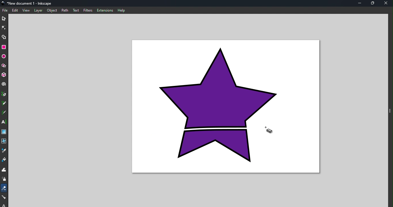 Image resolution: width=393 pixels, height=207 pixels. I want to click on edit, so click(16, 10).